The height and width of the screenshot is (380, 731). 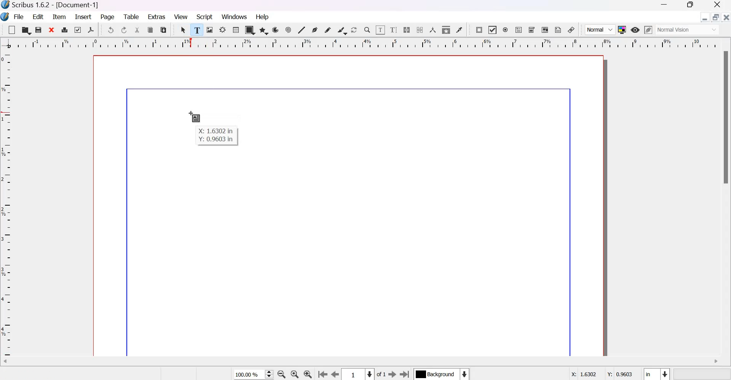 I want to click on copy, so click(x=151, y=30).